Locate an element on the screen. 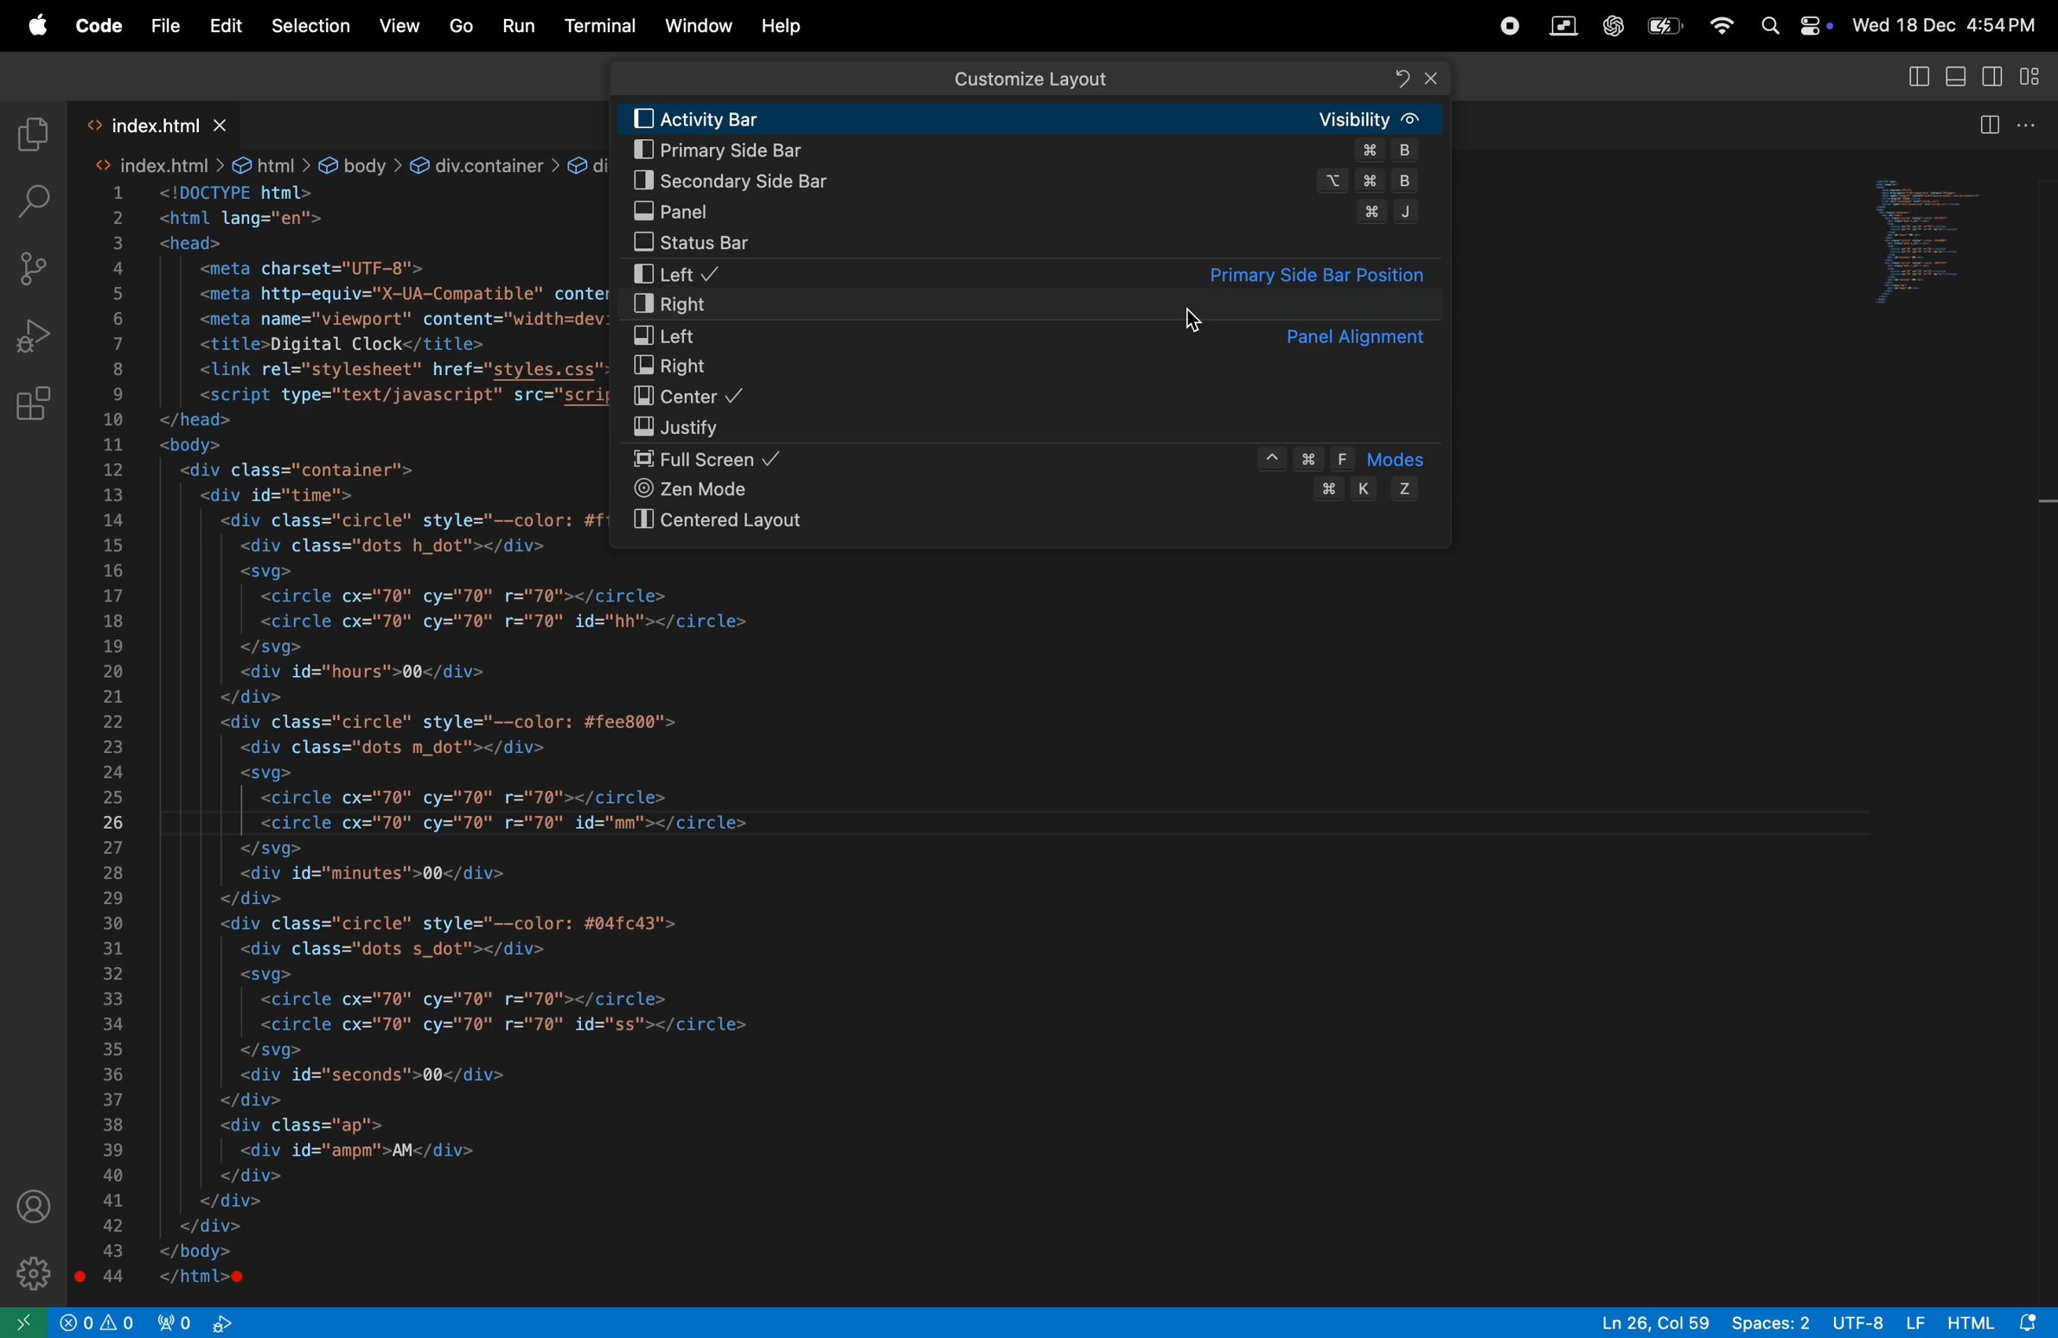 This screenshot has height=1338, width=2058. Control center is located at coordinates (1812, 25).